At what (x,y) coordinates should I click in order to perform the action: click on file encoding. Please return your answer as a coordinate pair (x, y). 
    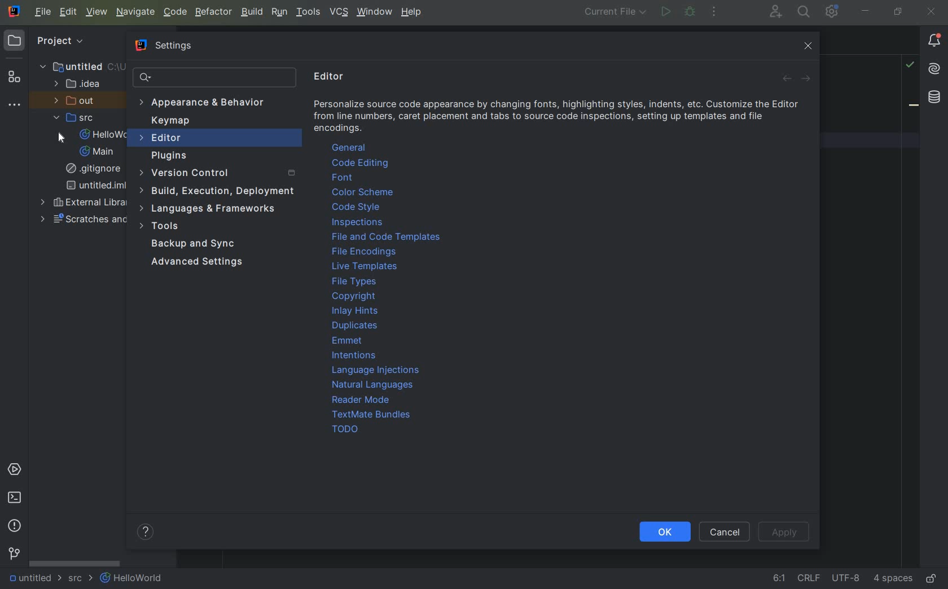
    Looking at the image, I should click on (846, 579).